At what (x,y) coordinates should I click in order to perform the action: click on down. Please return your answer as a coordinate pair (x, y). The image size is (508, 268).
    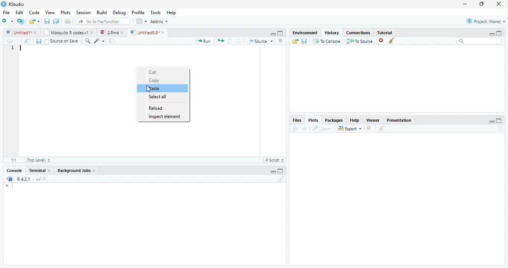
    Looking at the image, I should click on (238, 41).